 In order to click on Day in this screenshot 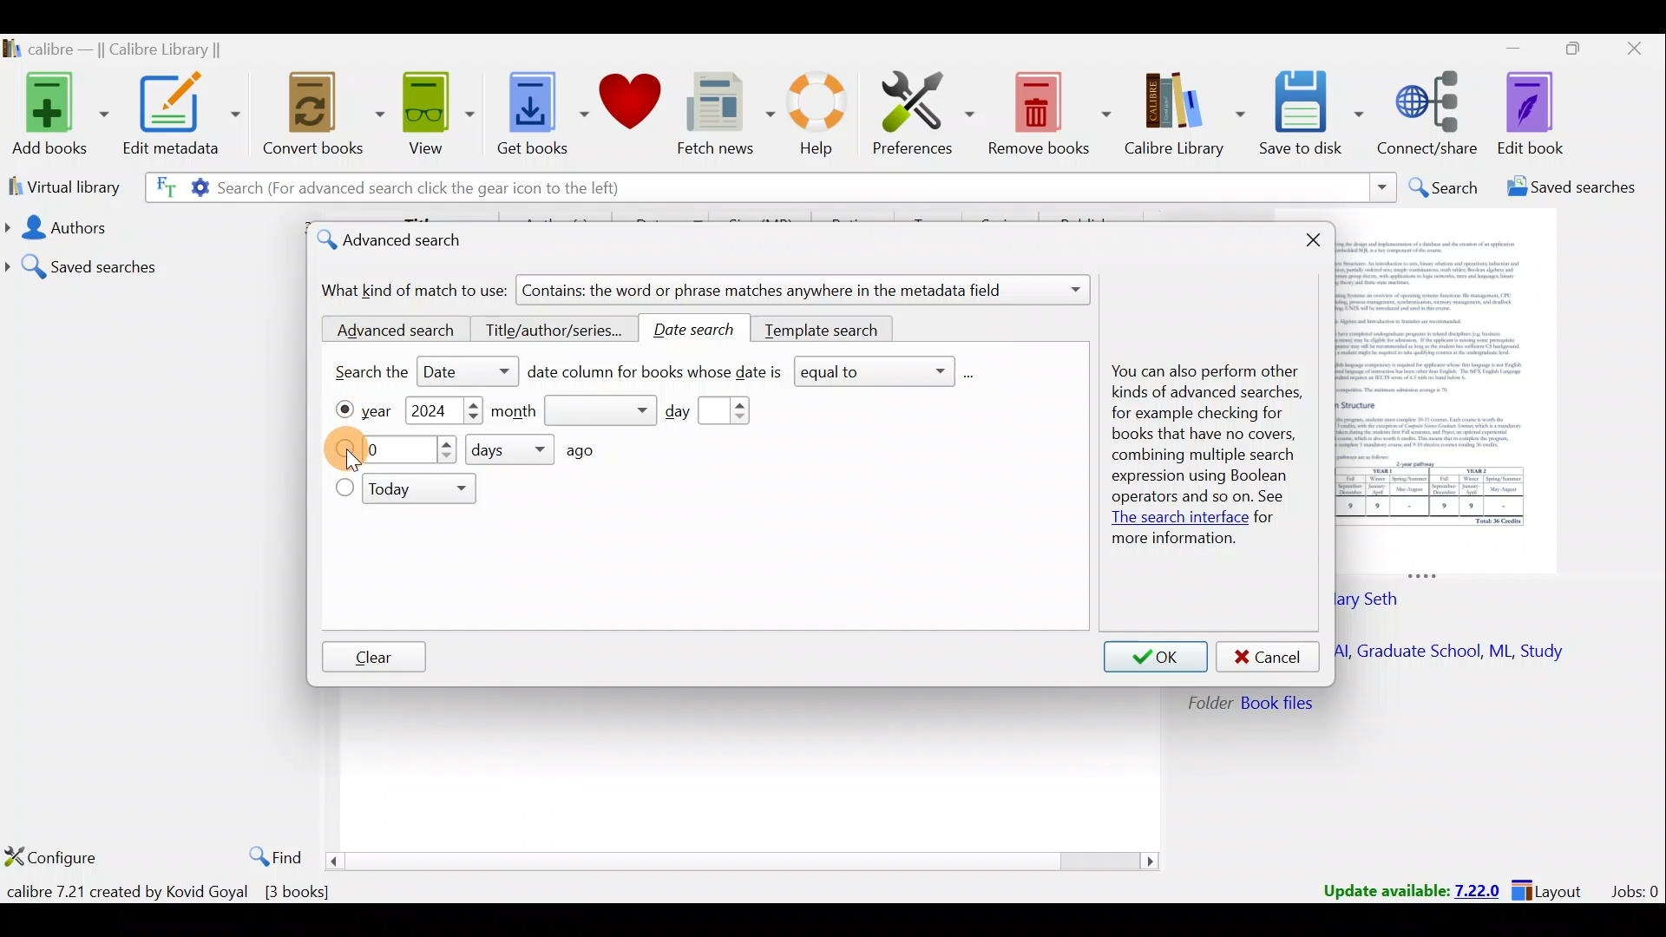, I will do `click(720, 411)`.